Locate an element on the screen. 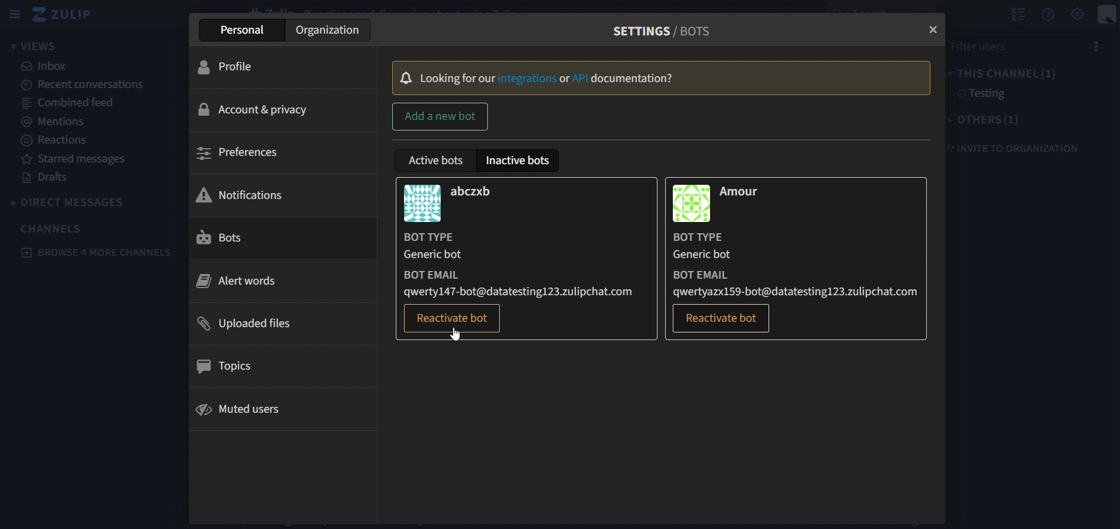 The image size is (1120, 529). muted users is located at coordinates (240, 411).